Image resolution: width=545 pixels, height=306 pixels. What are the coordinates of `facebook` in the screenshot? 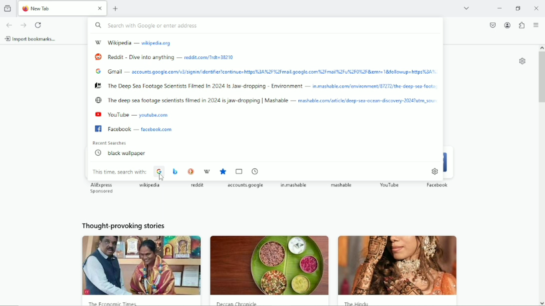 It's located at (437, 185).